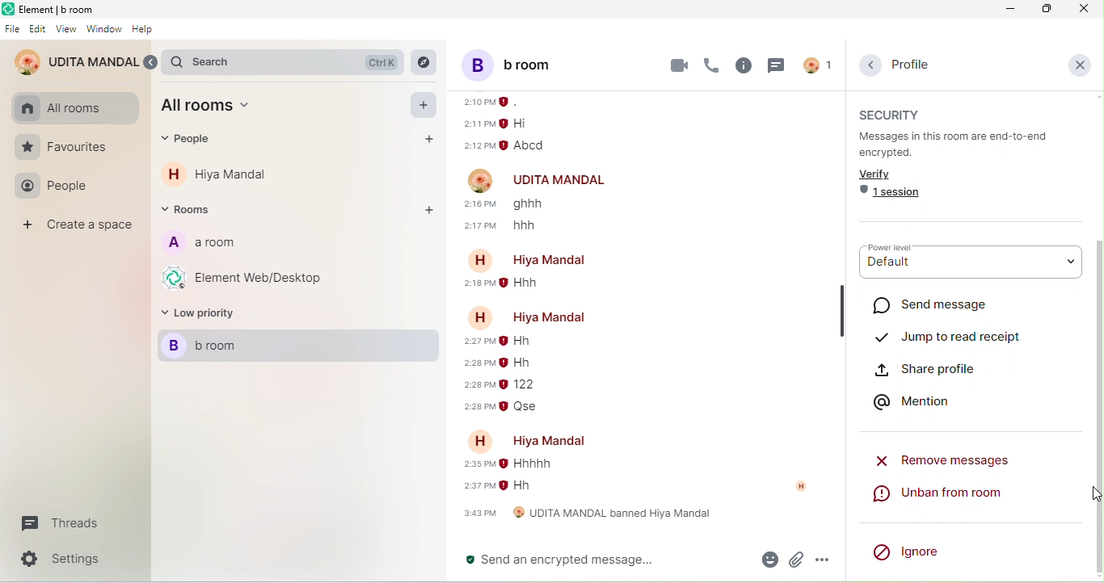  I want to click on default, so click(969, 270).